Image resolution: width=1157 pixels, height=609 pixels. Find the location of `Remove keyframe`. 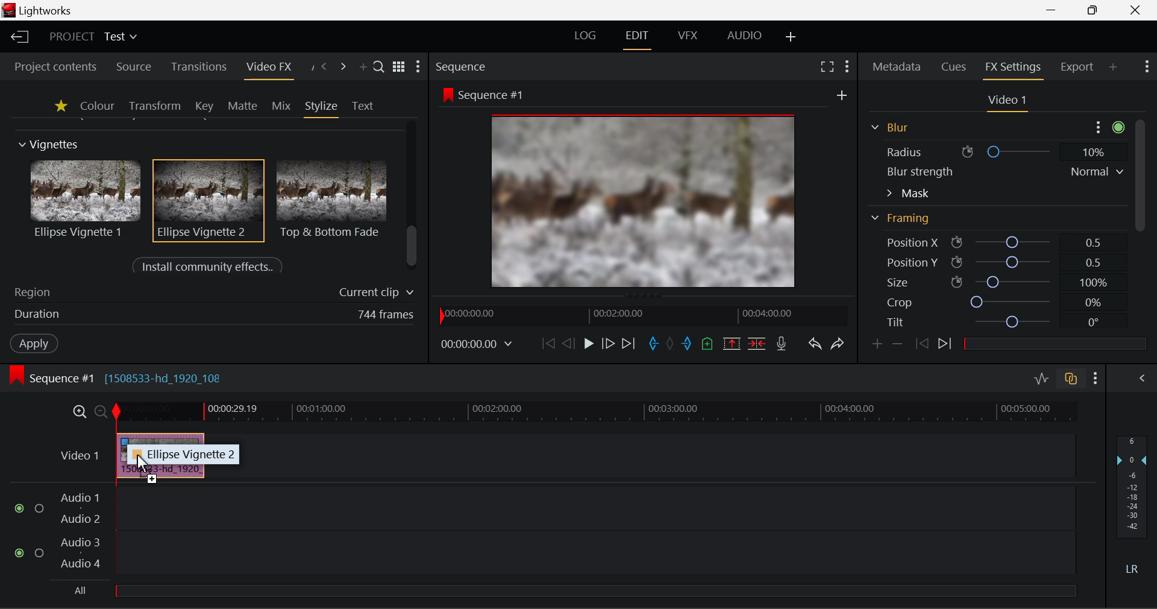

Remove keyframe is located at coordinates (897, 343).